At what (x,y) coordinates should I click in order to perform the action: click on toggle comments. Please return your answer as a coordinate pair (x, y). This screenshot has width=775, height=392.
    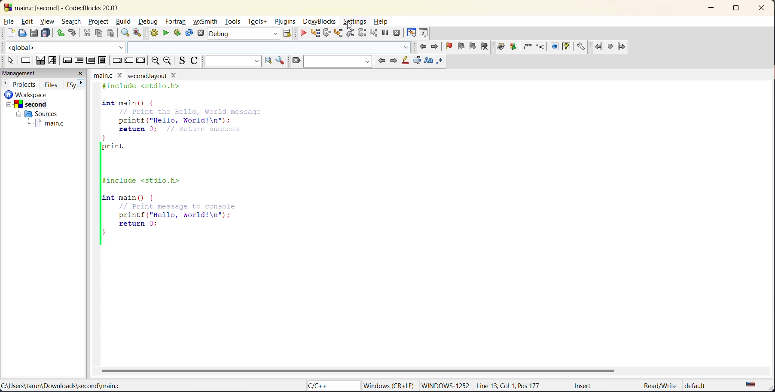
    Looking at the image, I should click on (197, 61).